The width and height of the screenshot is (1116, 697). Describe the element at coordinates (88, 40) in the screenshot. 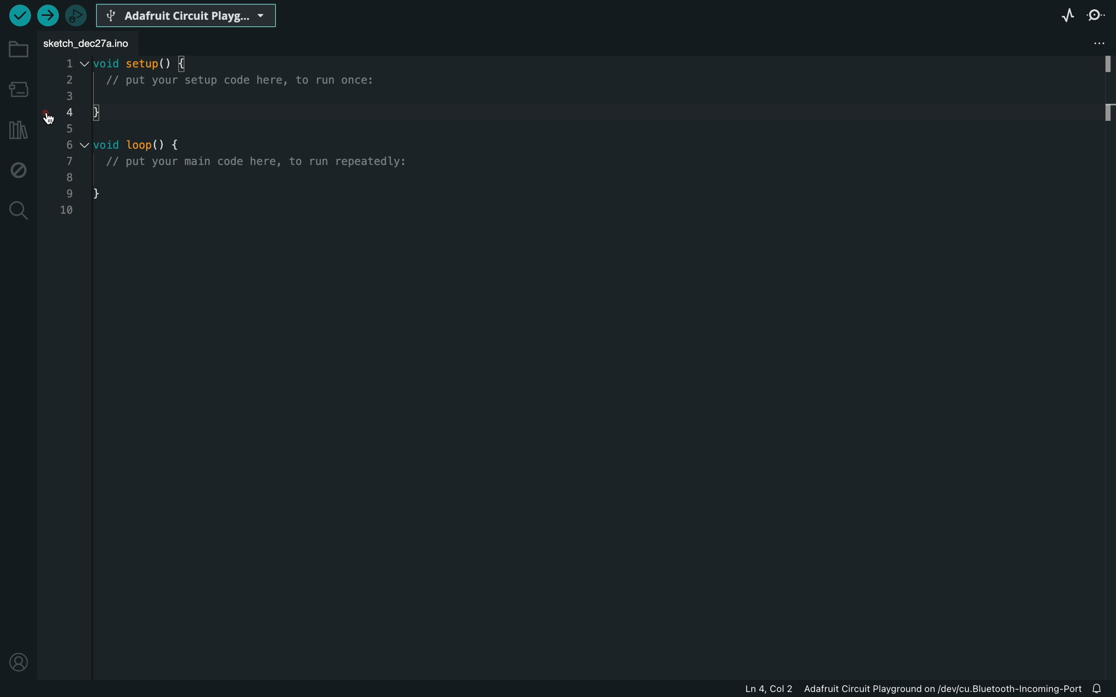

I see `file tab` at that location.